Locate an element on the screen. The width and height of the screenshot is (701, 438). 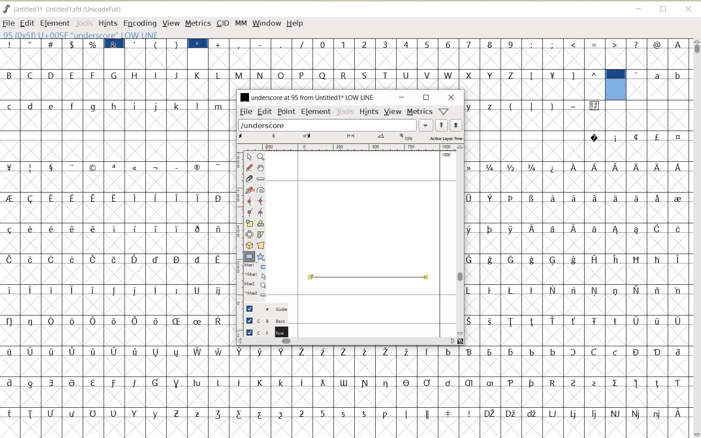
rectangle or ellipse is located at coordinates (250, 257).